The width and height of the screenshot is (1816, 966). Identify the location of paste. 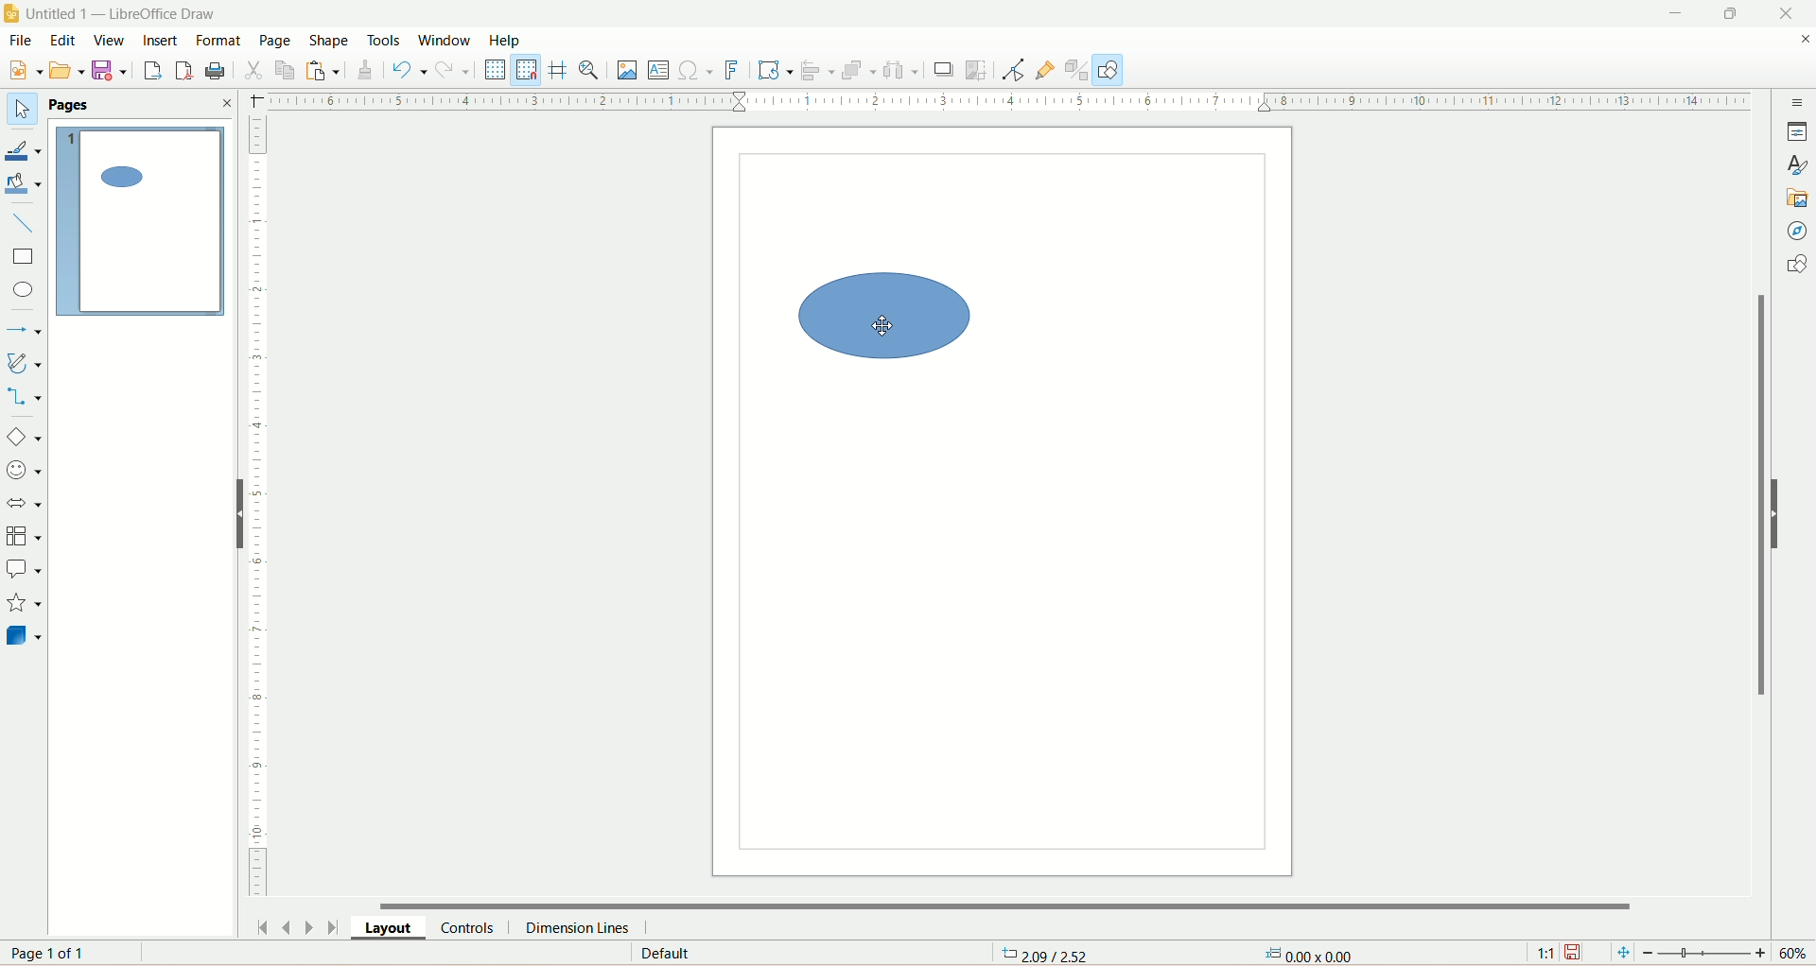
(322, 70).